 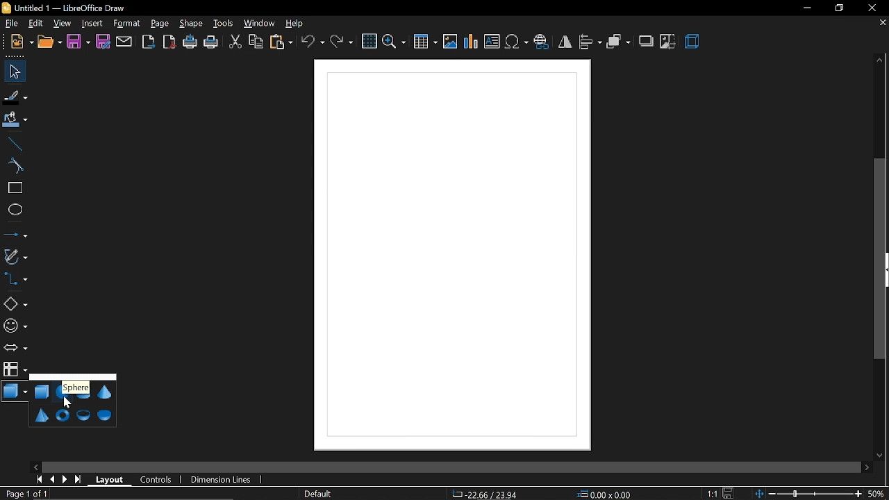 I want to click on format, so click(x=127, y=23).